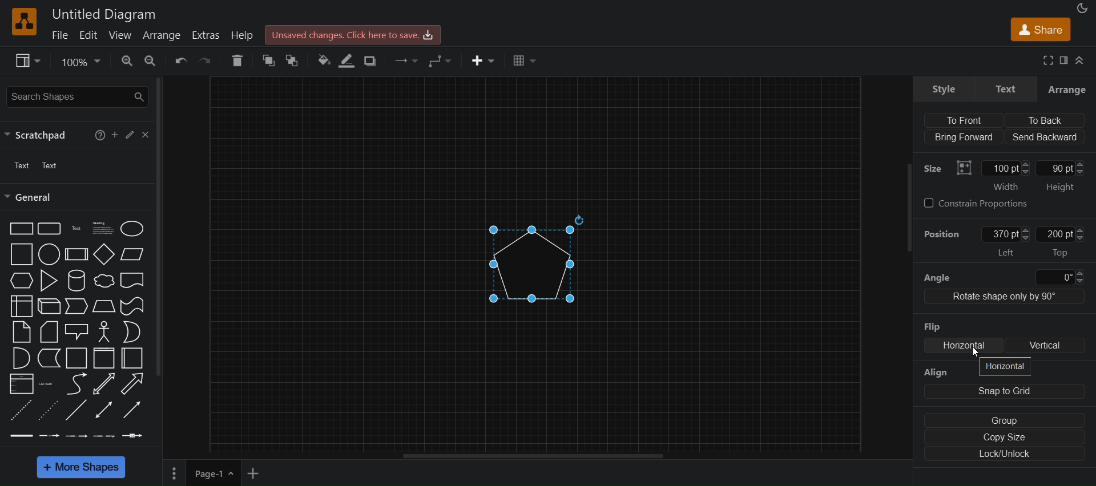 The height and width of the screenshot is (486, 1096). Describe the element at coordinates (104, 410) in the screenshot. I see `Bidirectional connector` at that location.